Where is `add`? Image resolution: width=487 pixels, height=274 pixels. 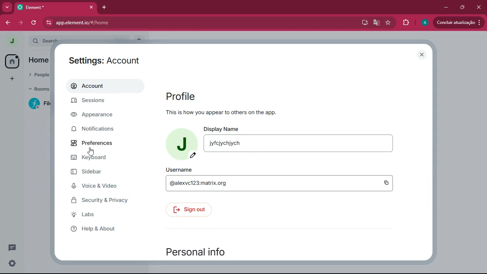
add is located at coordinates (11, 79).